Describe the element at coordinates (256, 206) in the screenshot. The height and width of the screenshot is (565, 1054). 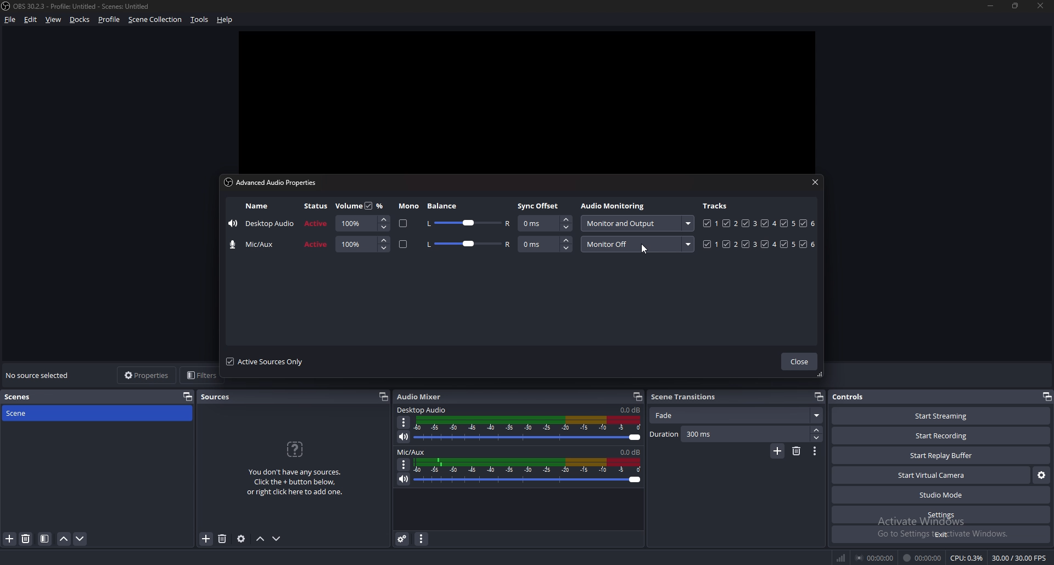
I see `name` at that location.